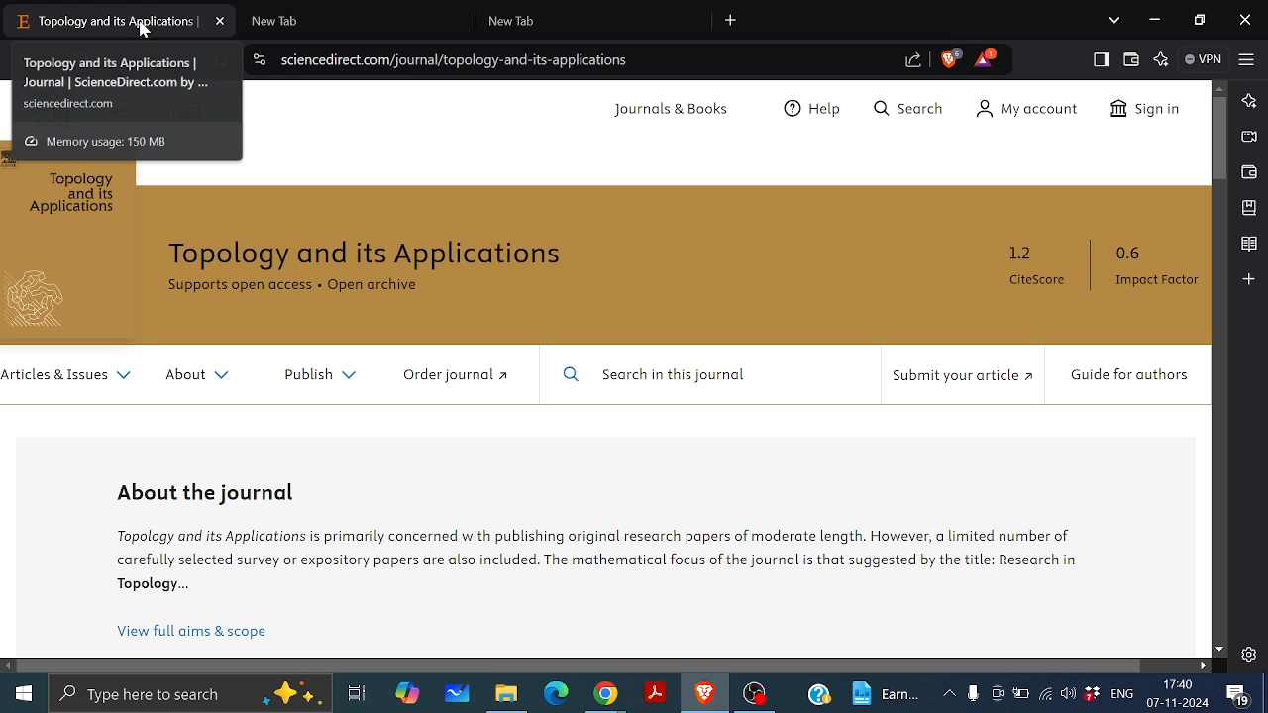 The width and height of the screenshot is (1268, 713). What do you see at coordinates (1249, 652) in the screenshot?
I see `Settings` at bounding box center [1249, 652].